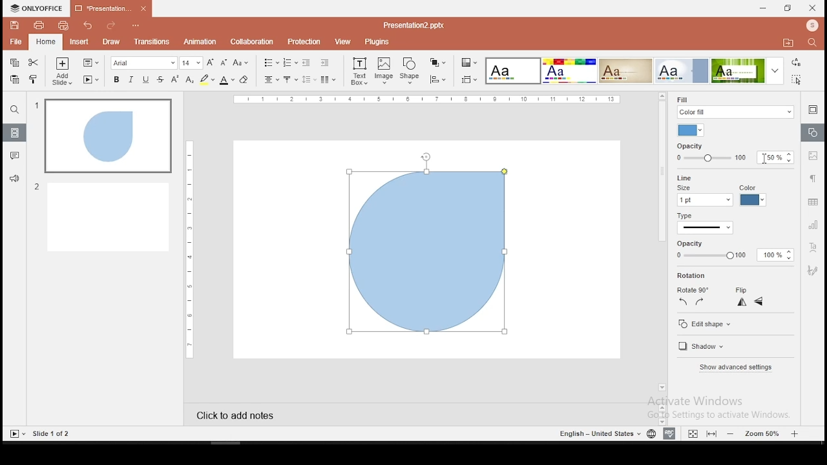 The height and width of the screenshot is (465, 827). What do you see at coordinates (429, 99) in the screenshot?
I see `horizontal scale` at bounding box center [429, 99].